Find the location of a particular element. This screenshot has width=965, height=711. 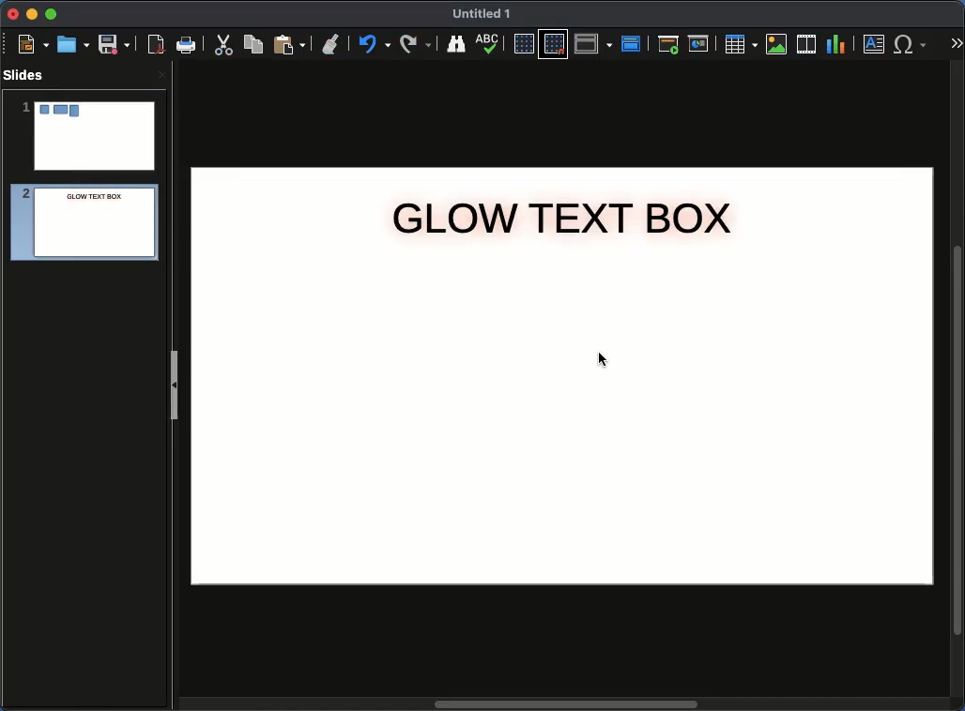

Deselected is located at coordinates (600, 357).